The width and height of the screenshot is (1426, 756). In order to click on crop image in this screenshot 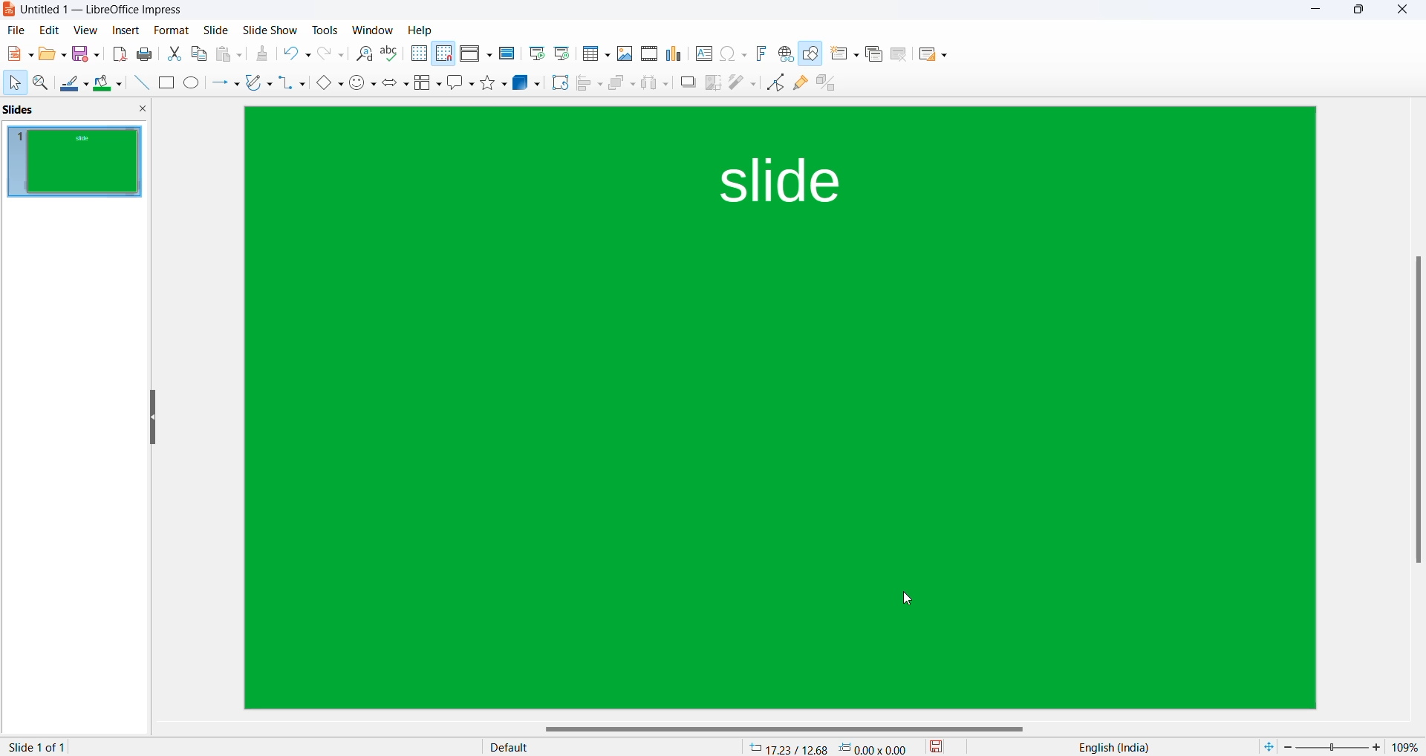, I will do `click(714, 82)`.